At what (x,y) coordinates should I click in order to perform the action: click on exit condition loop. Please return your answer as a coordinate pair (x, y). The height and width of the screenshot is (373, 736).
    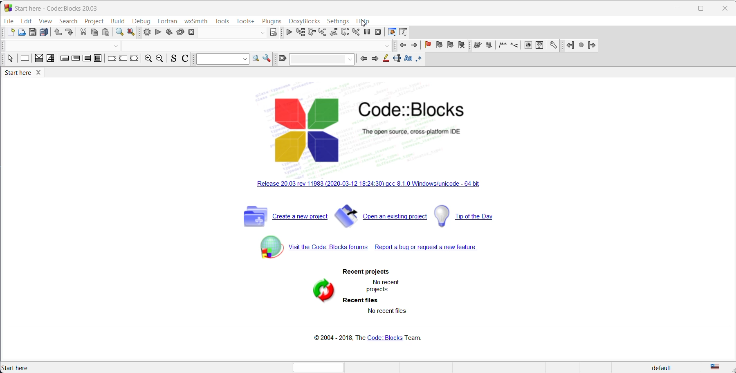
    Looking at the image, I should click on (75, 60).